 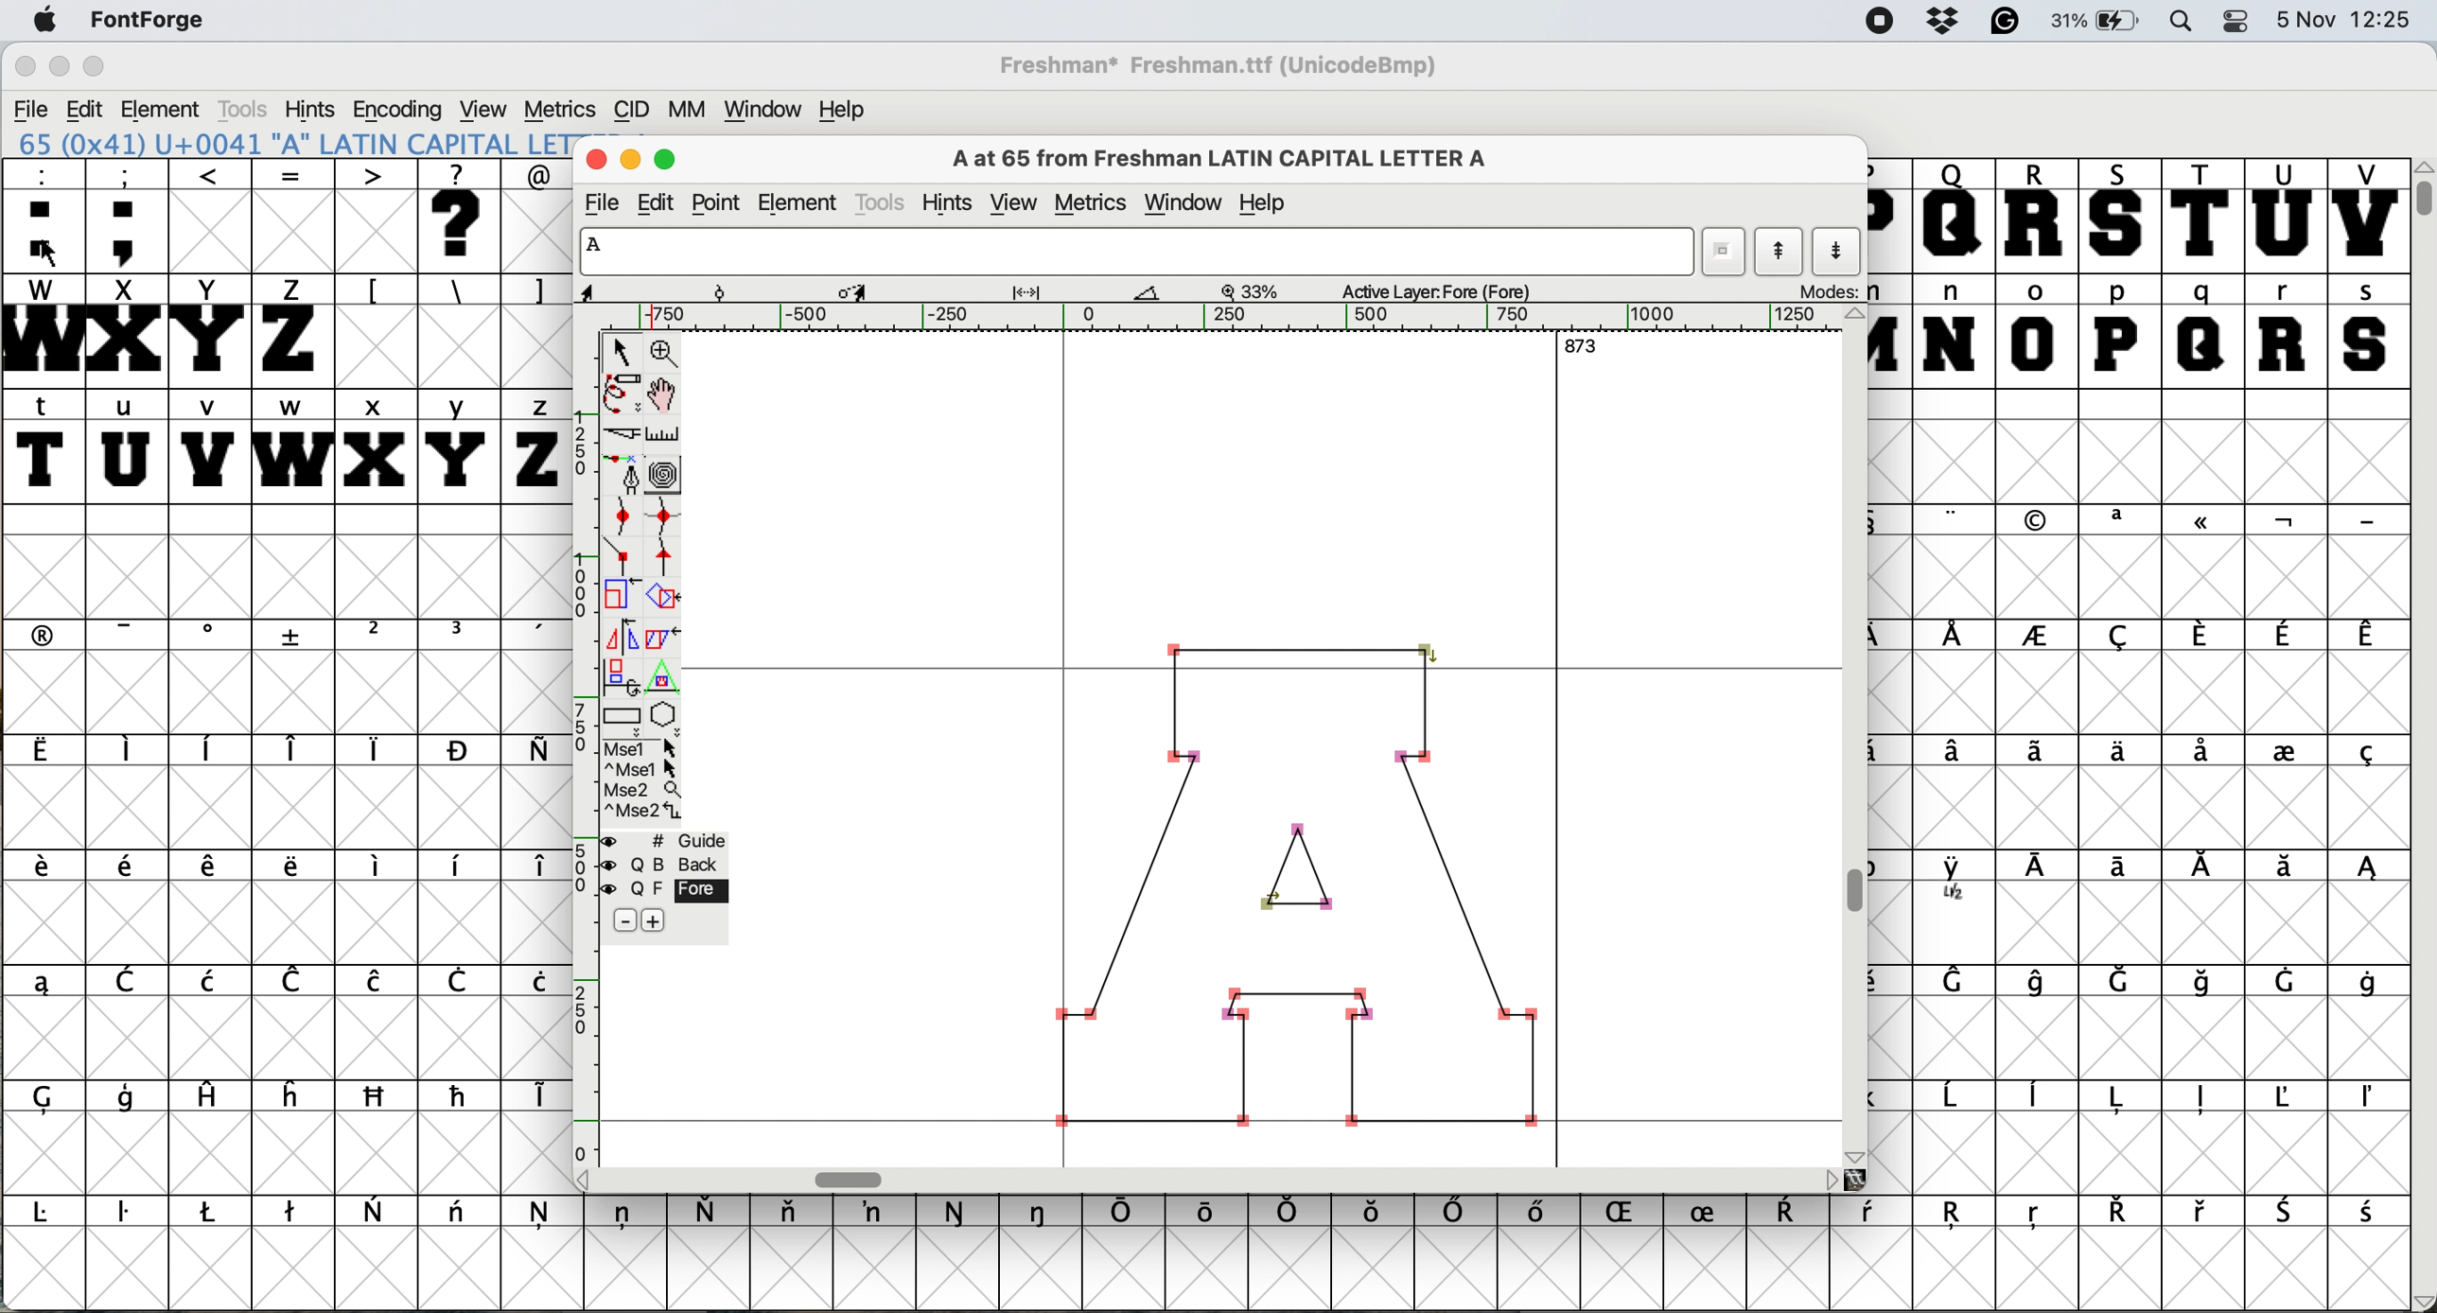 What do you see at coordinates (1545, 1216) in the screenshot?
I see `symbol` at bounding box center [1545, 1216].